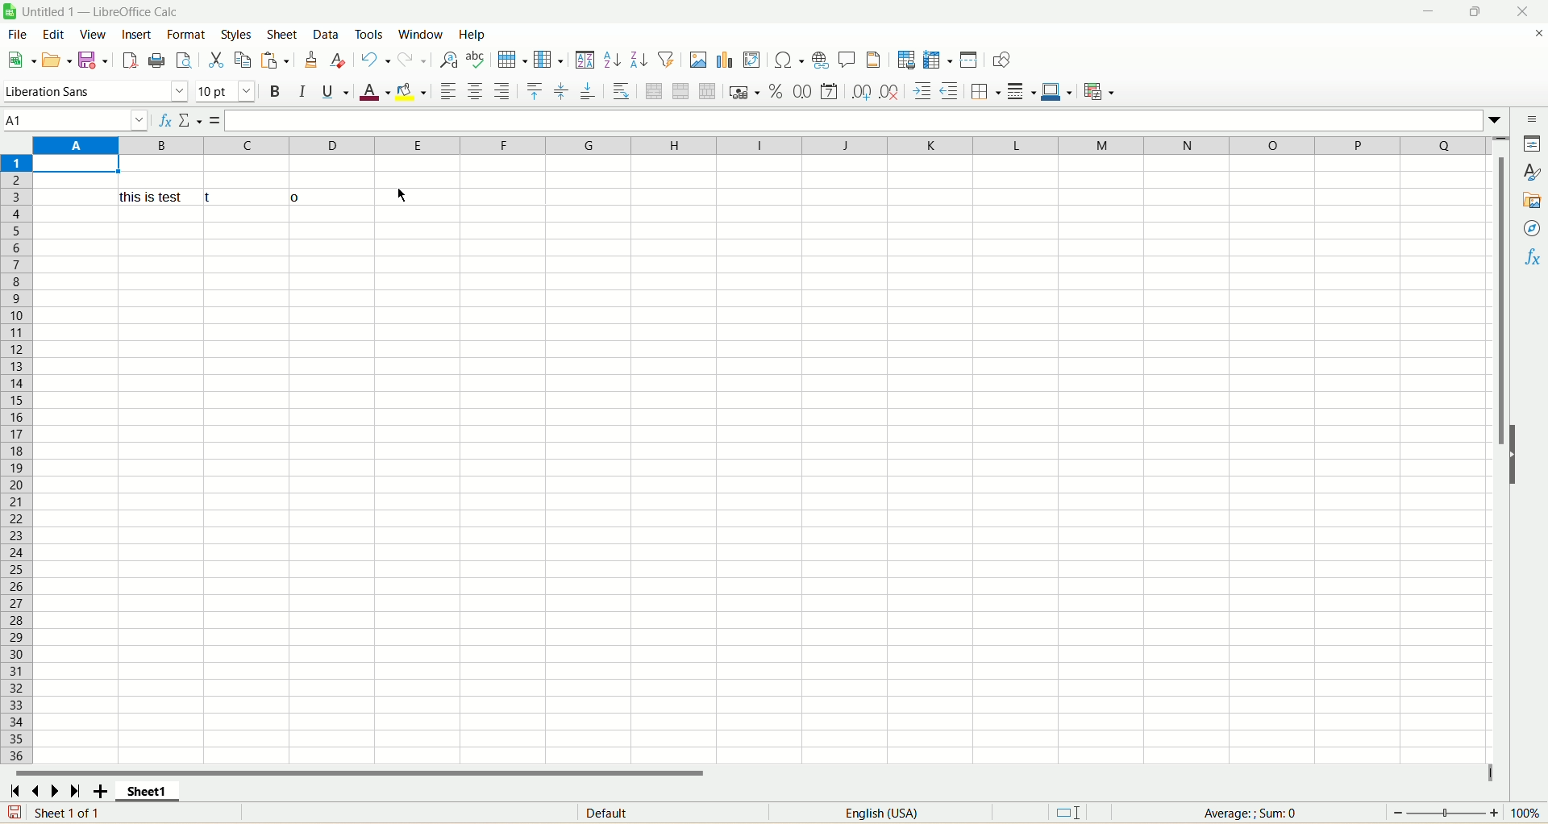  I want to click on format as percent, so click(777, 94).